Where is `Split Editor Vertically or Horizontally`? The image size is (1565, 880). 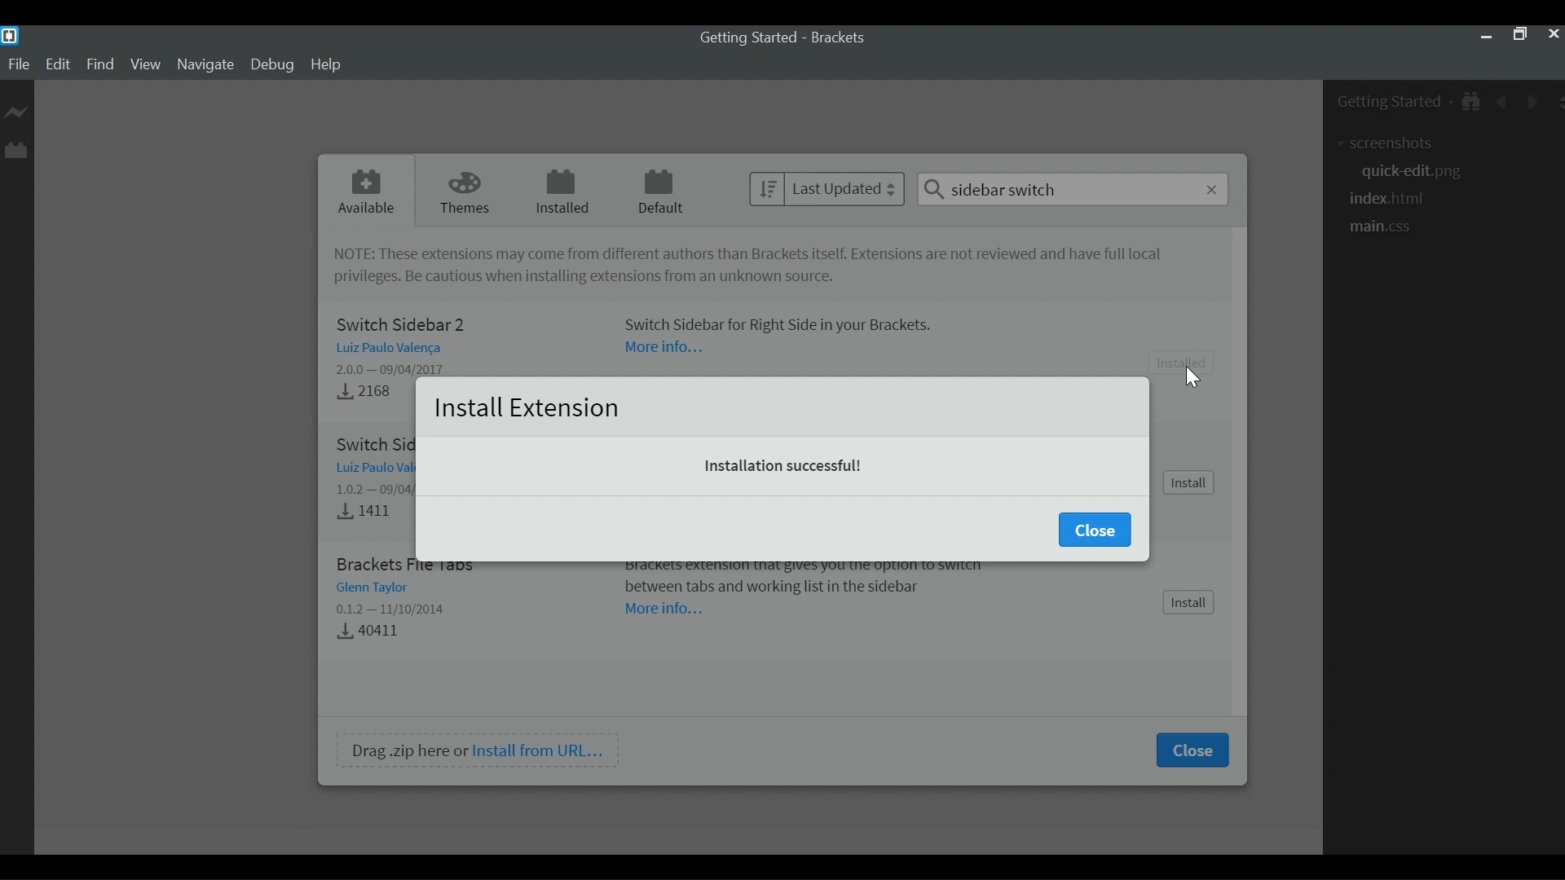 Split Editor Vertically or Horizontally is located at coordinates (1555, 101).